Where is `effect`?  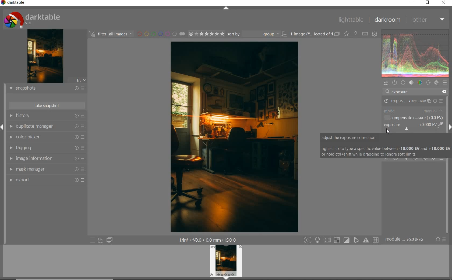 effect is located at coordinates (436, 82).